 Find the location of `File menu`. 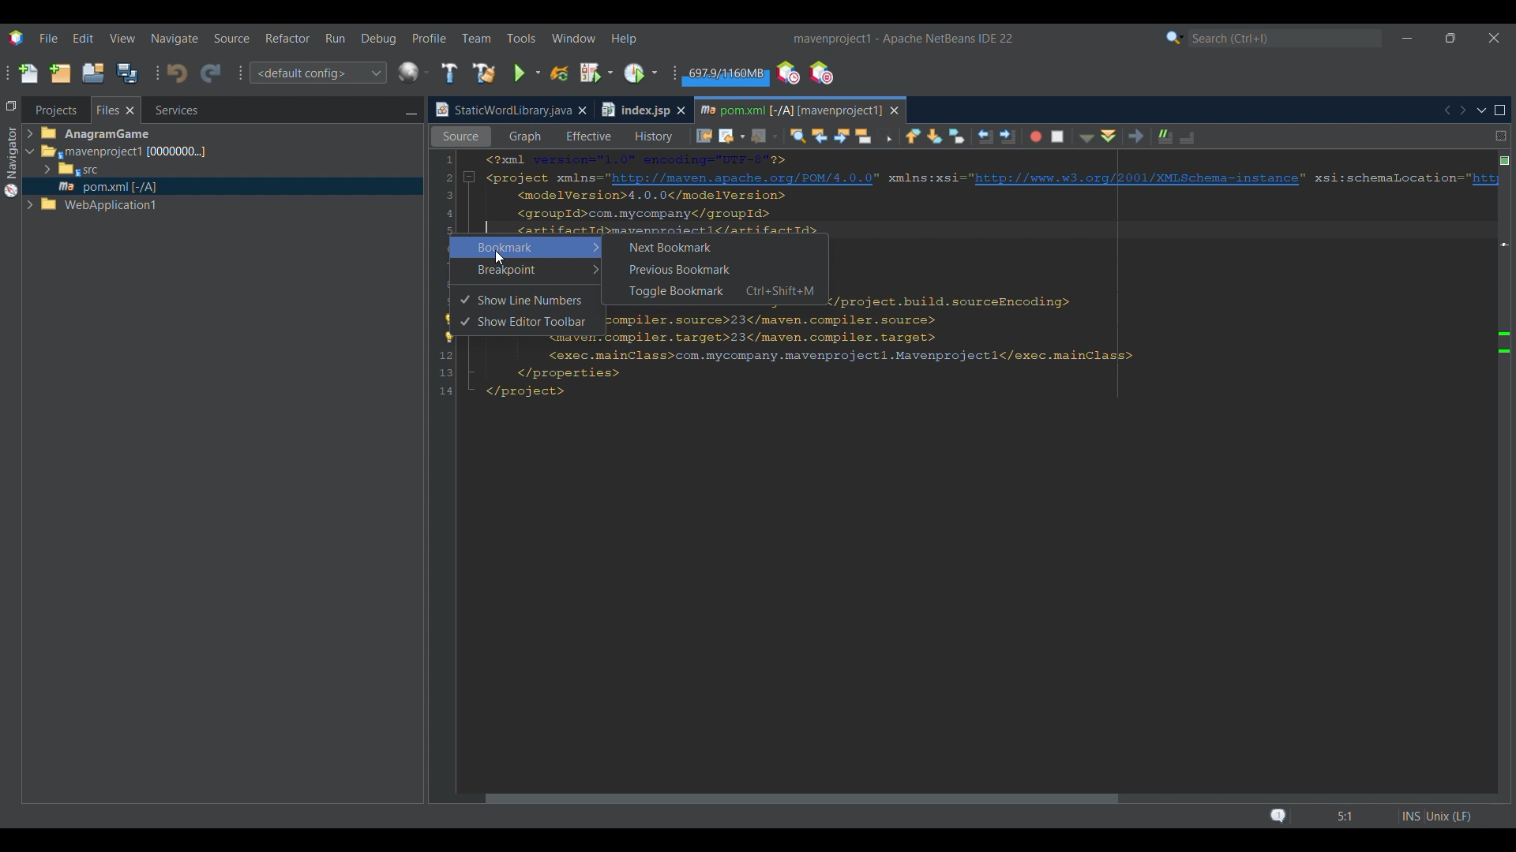

File menu is located at coordinates (48, 38).